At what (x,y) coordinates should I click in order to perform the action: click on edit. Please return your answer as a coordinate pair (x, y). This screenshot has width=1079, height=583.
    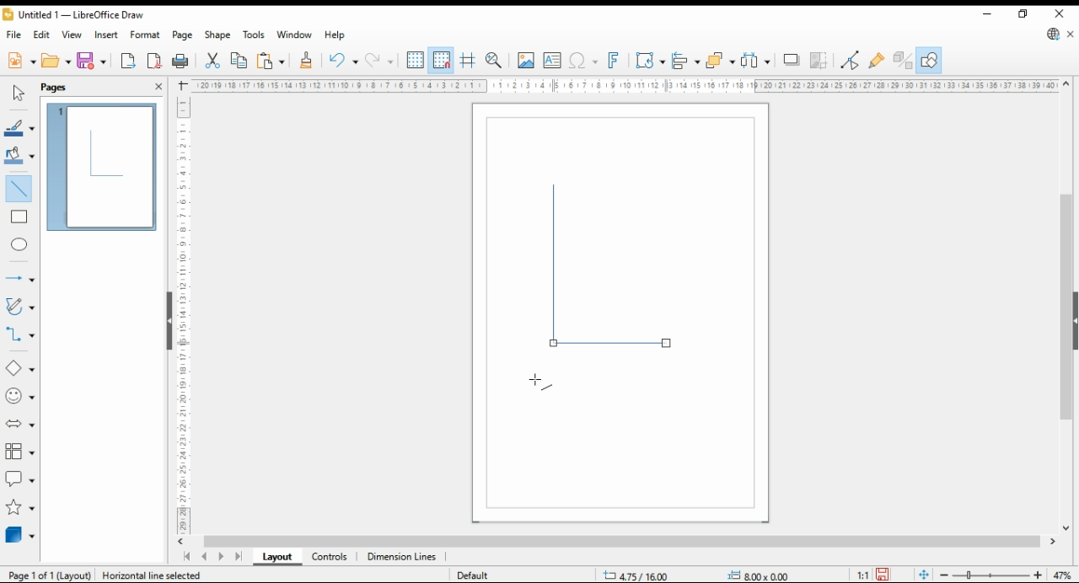
    Looking at the image, I should click on (44, 36).